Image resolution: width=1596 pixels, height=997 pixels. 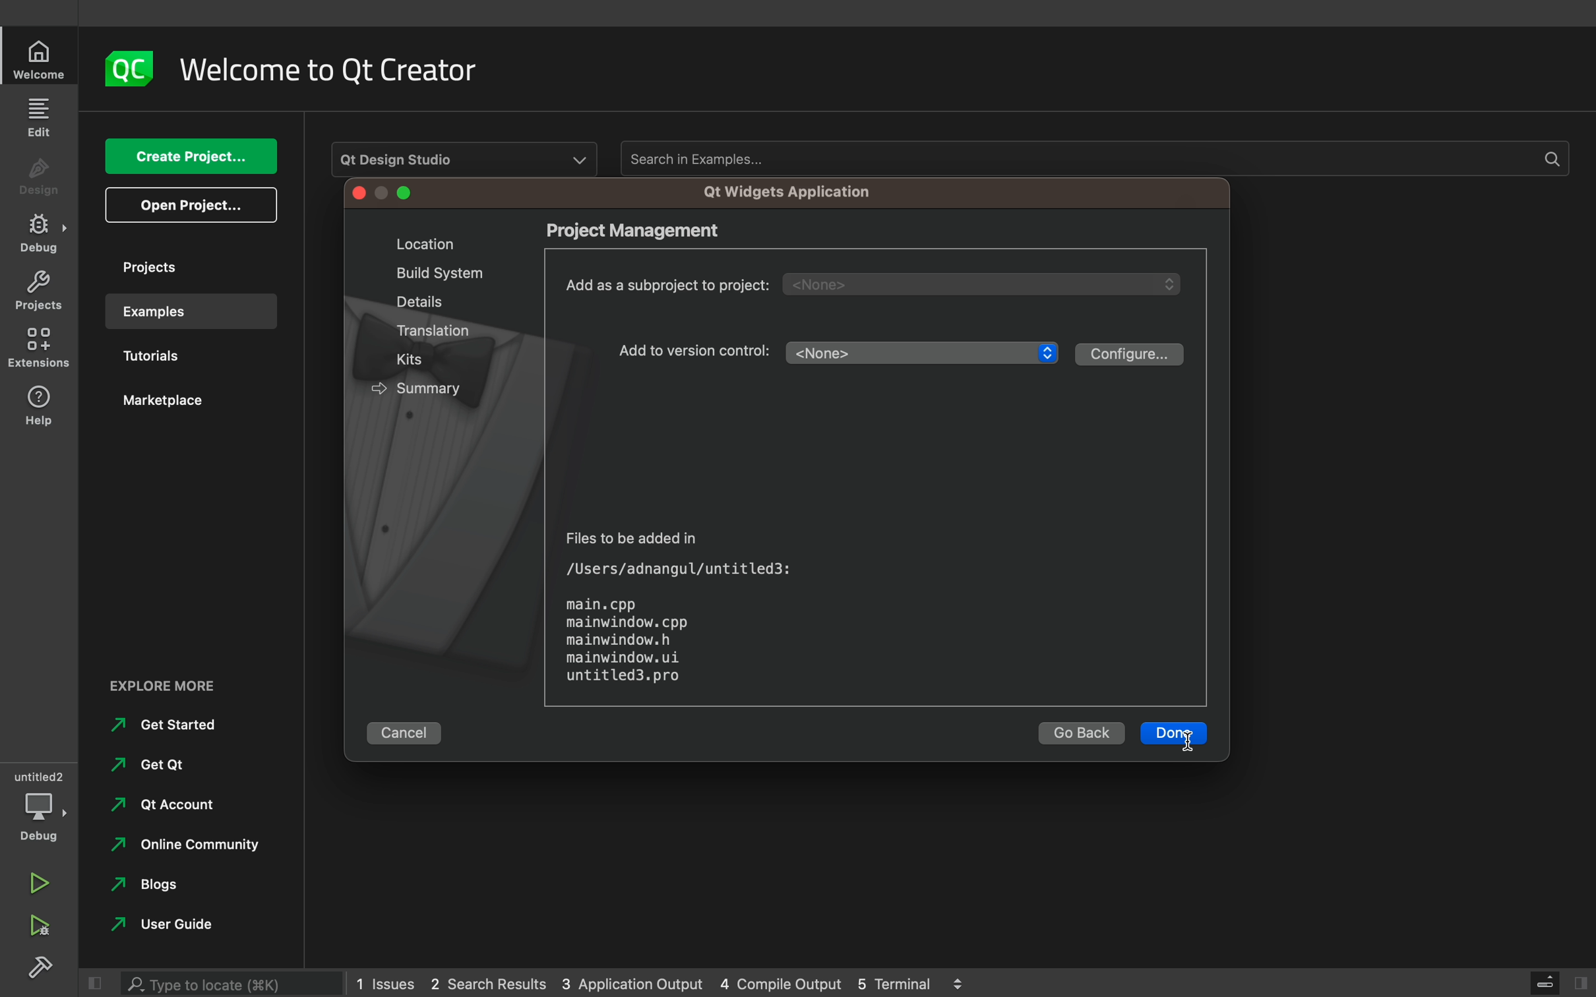 I want to click on get qt, so click(x=147, y=765).